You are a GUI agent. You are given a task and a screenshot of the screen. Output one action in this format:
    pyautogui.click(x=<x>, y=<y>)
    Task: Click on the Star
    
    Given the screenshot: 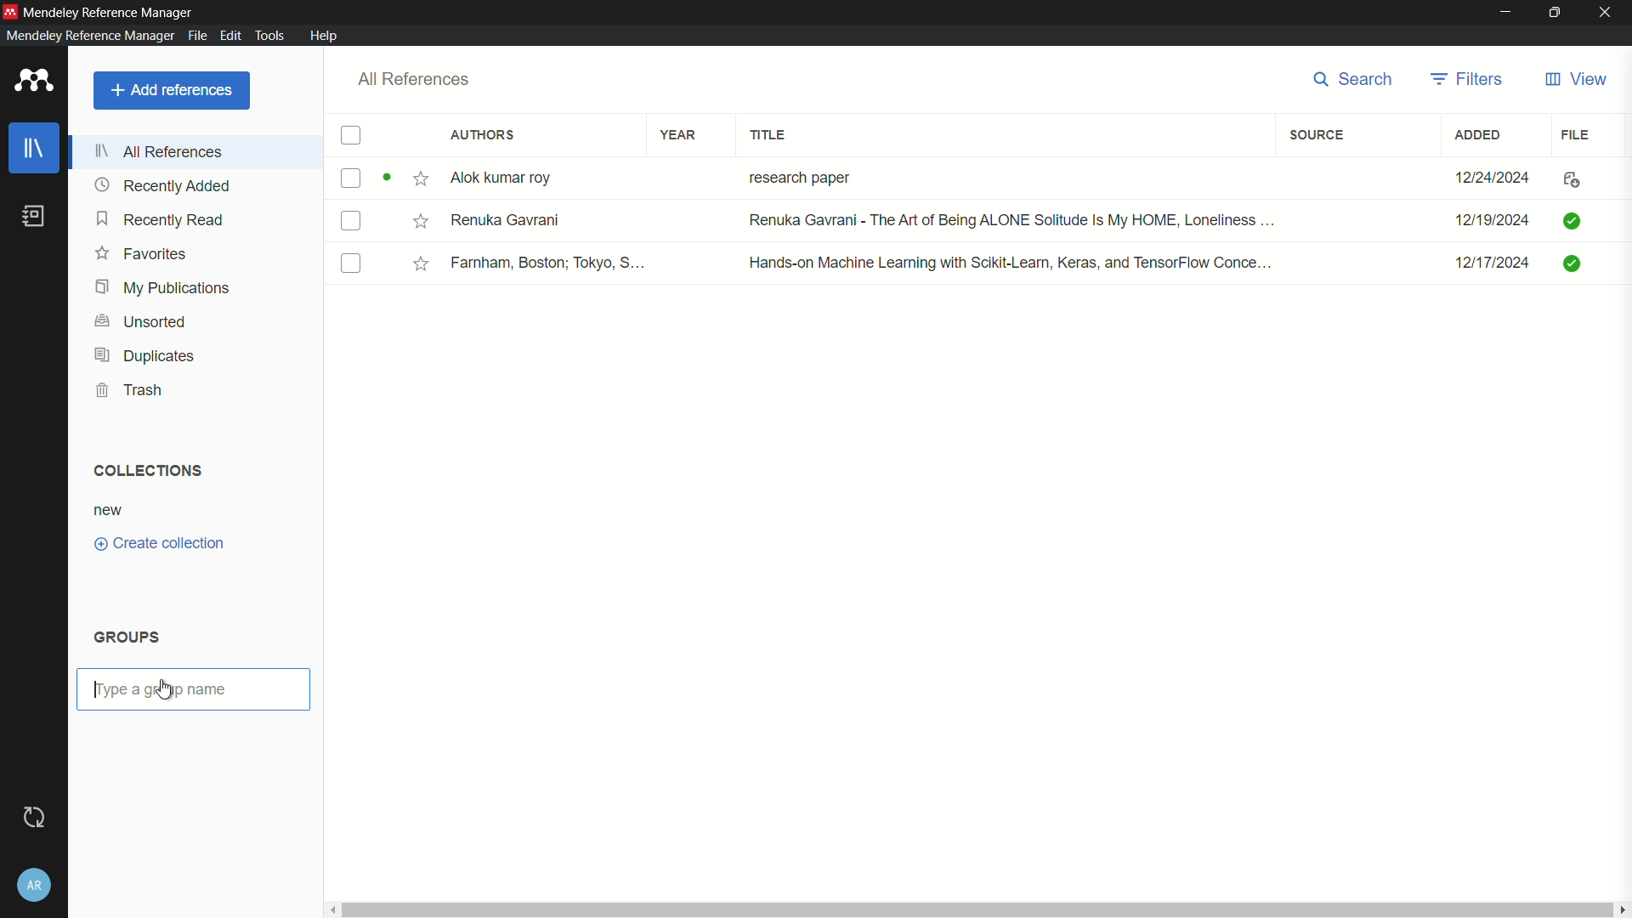 What is the action you would take?
    pyautogui.click(x=422, y=263)
    